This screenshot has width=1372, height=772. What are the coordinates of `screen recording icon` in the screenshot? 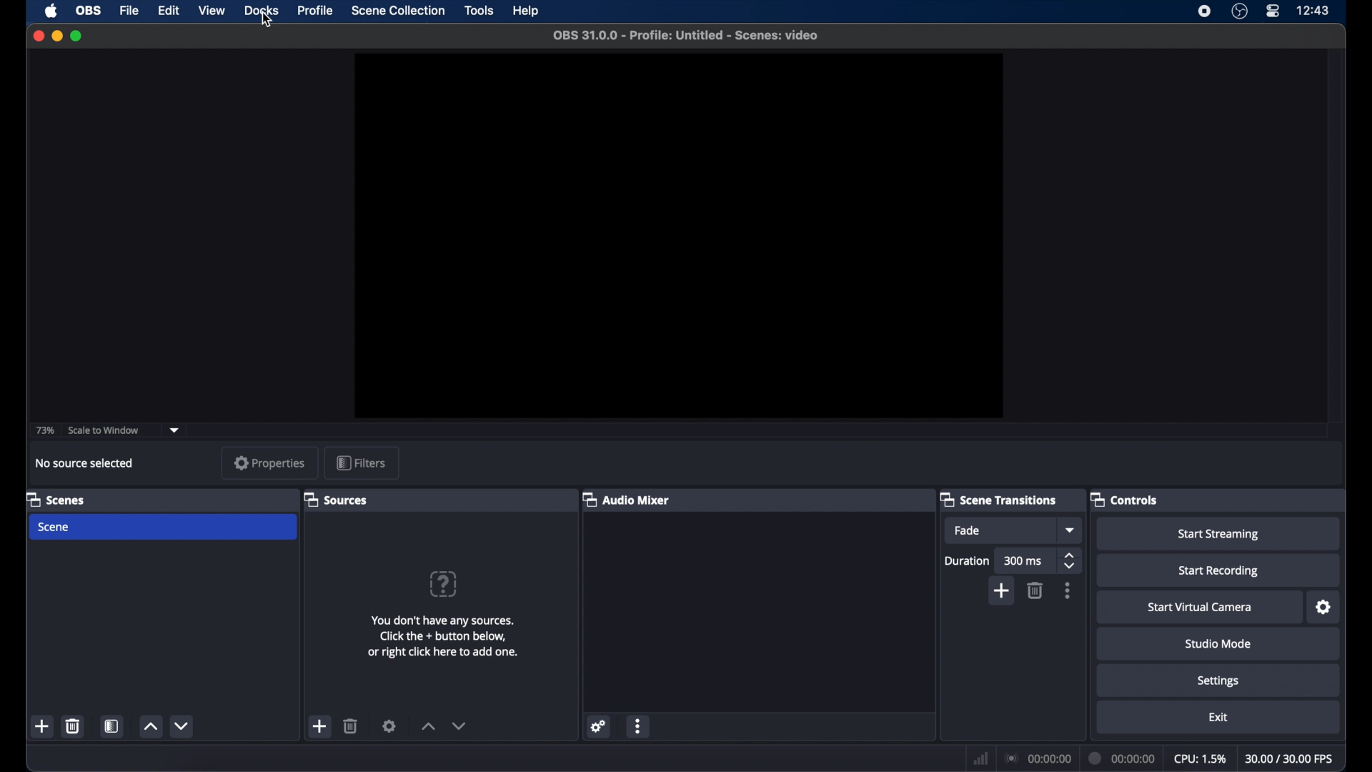 It's located at (1205, 11).